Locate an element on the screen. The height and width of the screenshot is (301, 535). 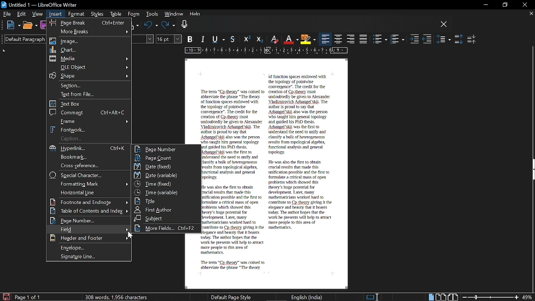
Increase paragraph spacing is located at coordinates (459, 39).